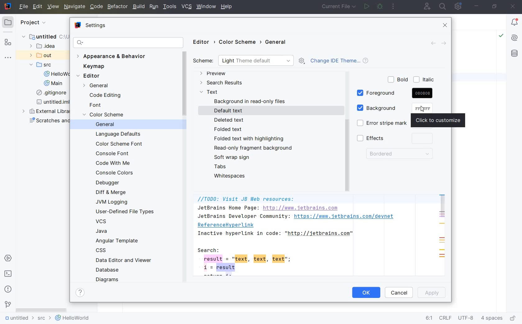  Describe the element at coordinates (128, 42) in the screenshot. I see `SEARCH SETTINGS` at that location.